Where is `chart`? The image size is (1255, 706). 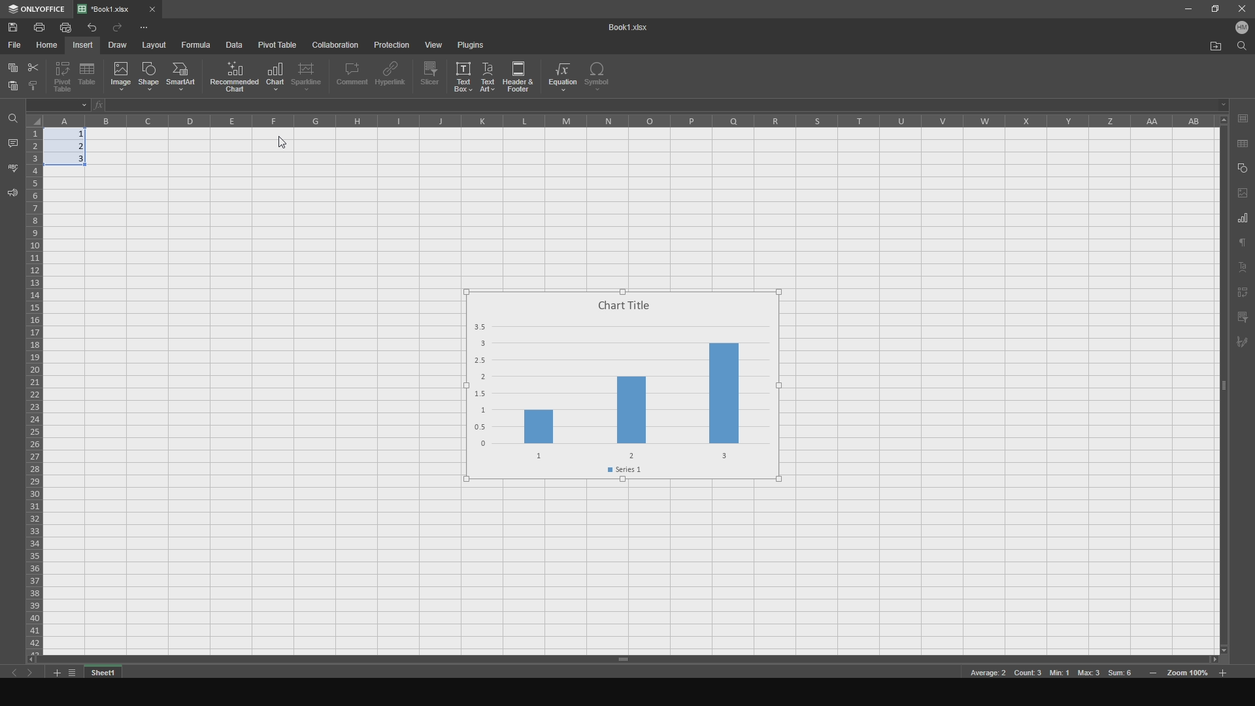 chart is located at coordinates (274, 77).